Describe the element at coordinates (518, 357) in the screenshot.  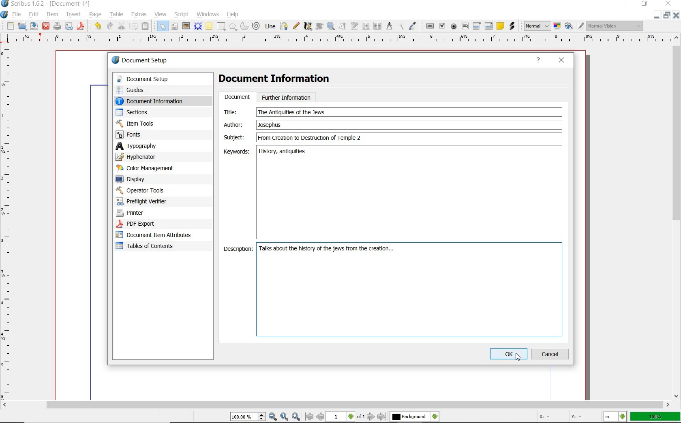
I see `cursor` at that location.